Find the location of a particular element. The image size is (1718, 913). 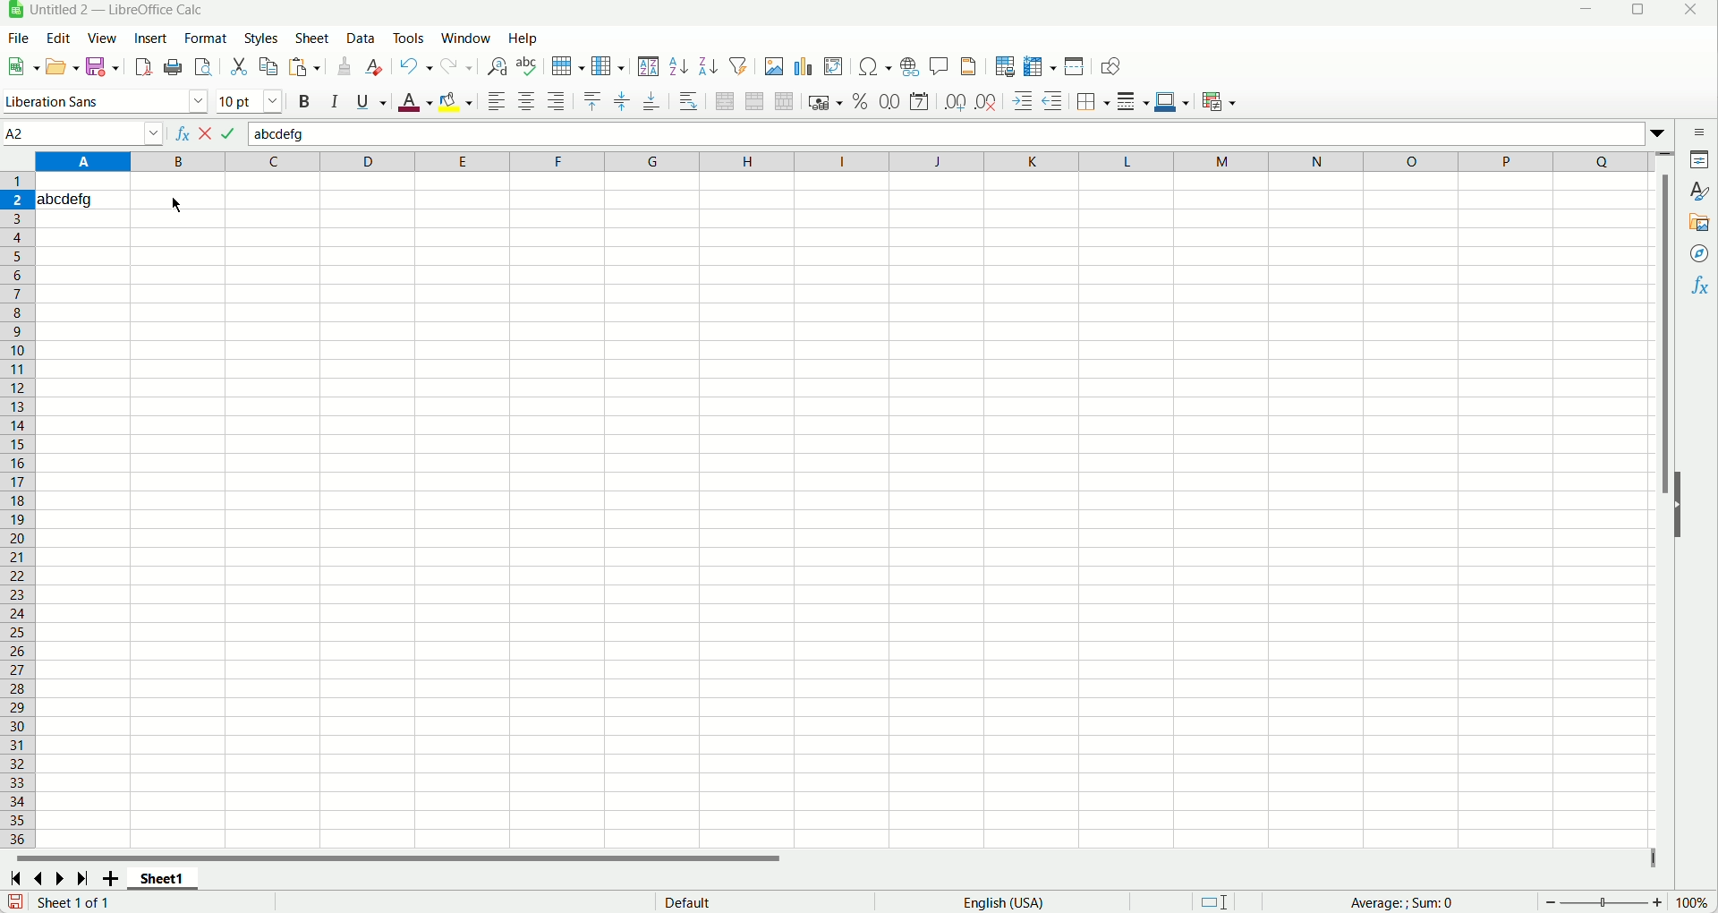

view is located at coordinates (103, 37).